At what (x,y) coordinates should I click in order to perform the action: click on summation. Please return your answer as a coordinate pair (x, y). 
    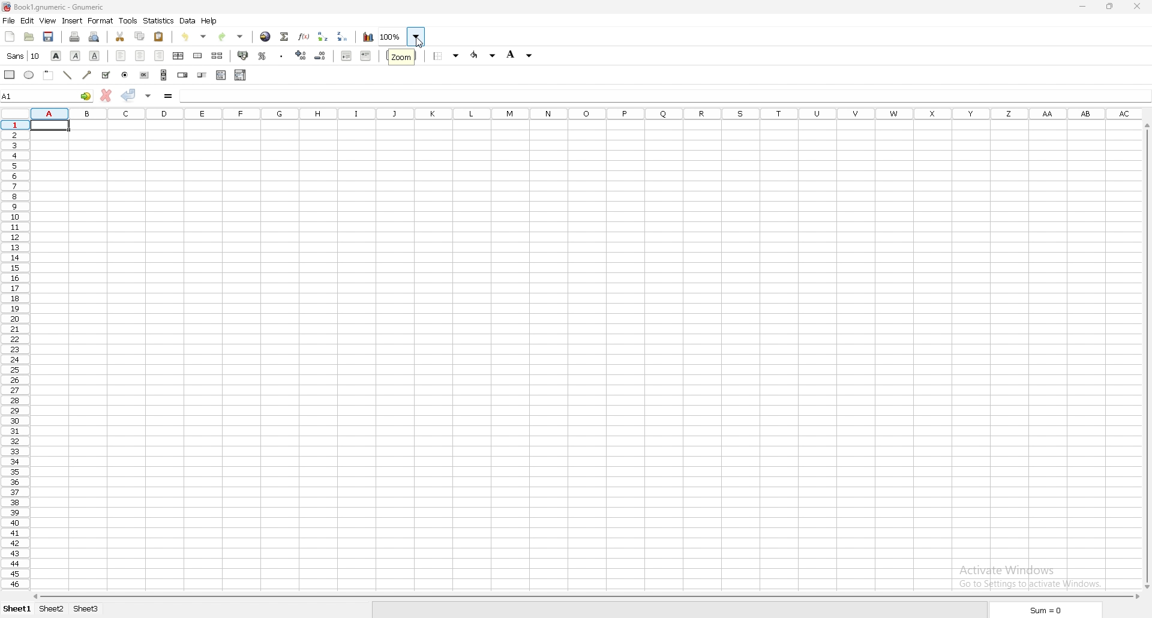
    Looking at the image, I should click on (284, 36).